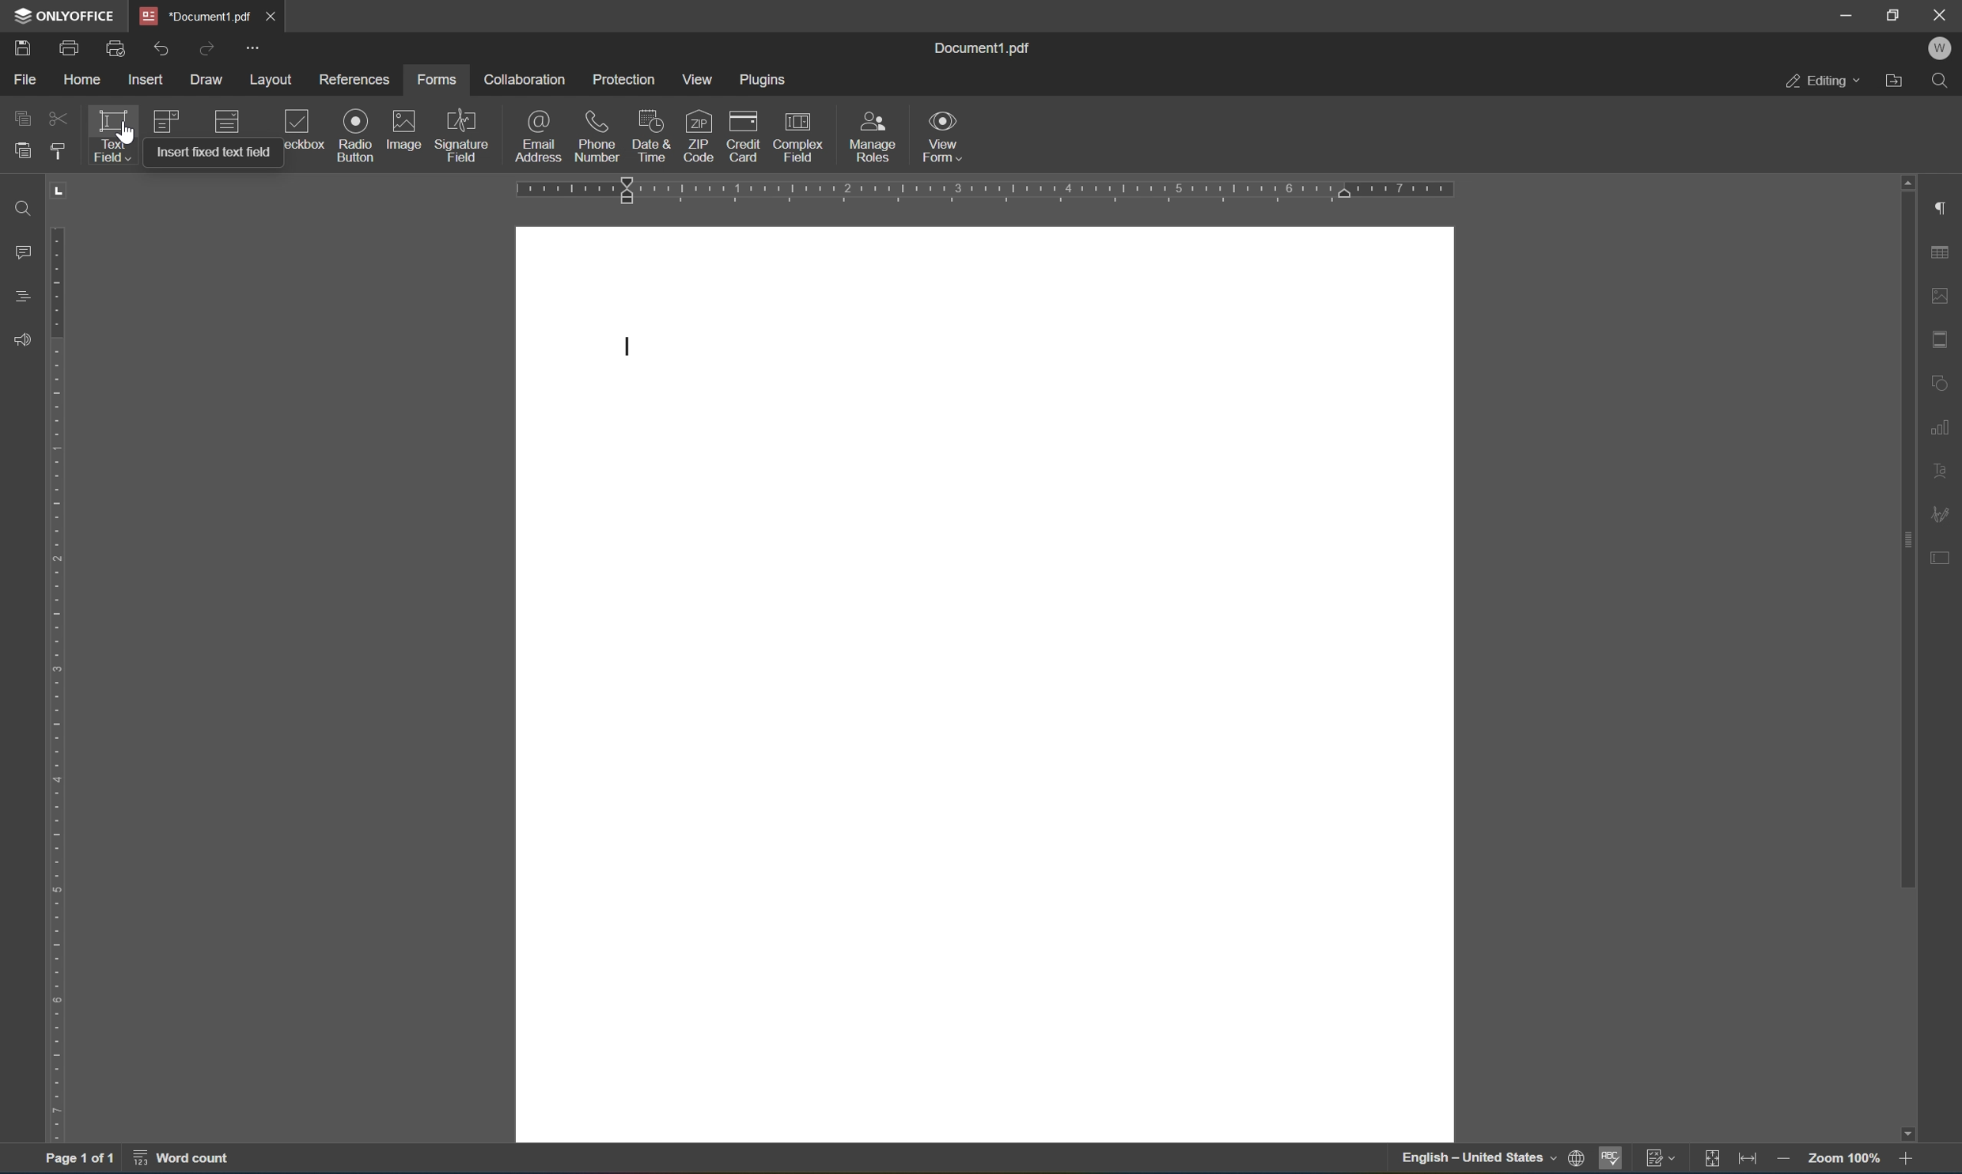 Image resolution: width=1962 pixels, height=1174 pixels. Describe the element at coordinates (1900, 531) in the screenshot. I see `scroll bar` at that location.